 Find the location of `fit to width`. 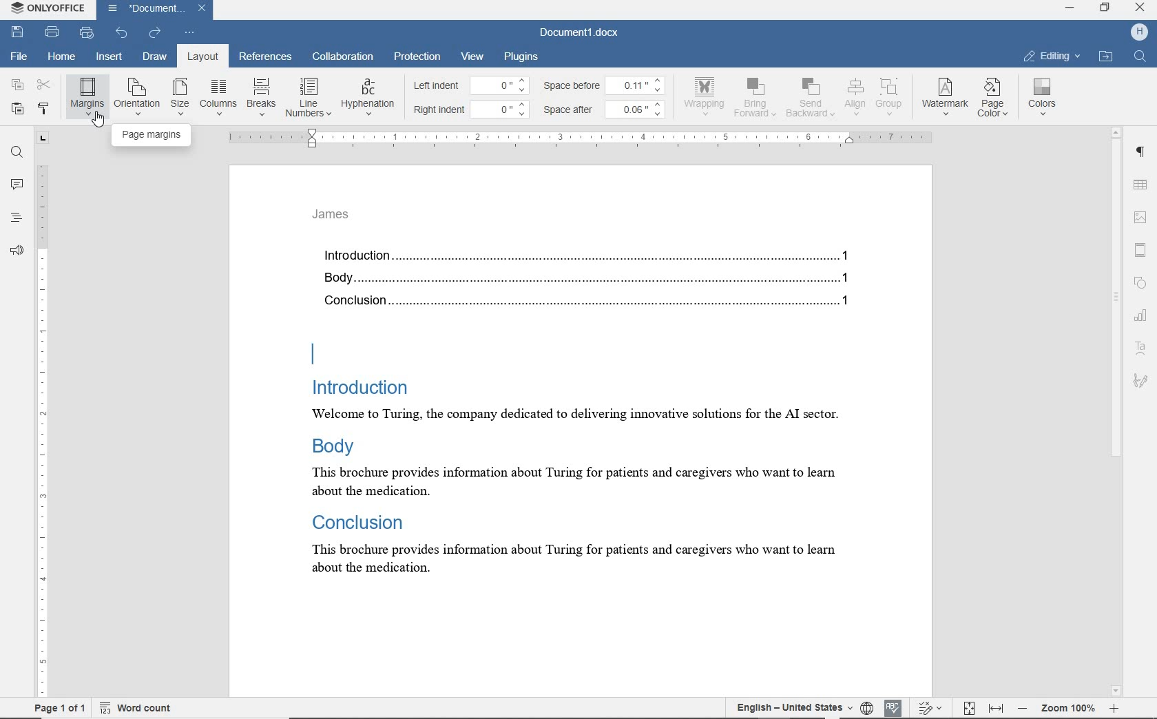

fit to width is located at coordinates (997, 707).